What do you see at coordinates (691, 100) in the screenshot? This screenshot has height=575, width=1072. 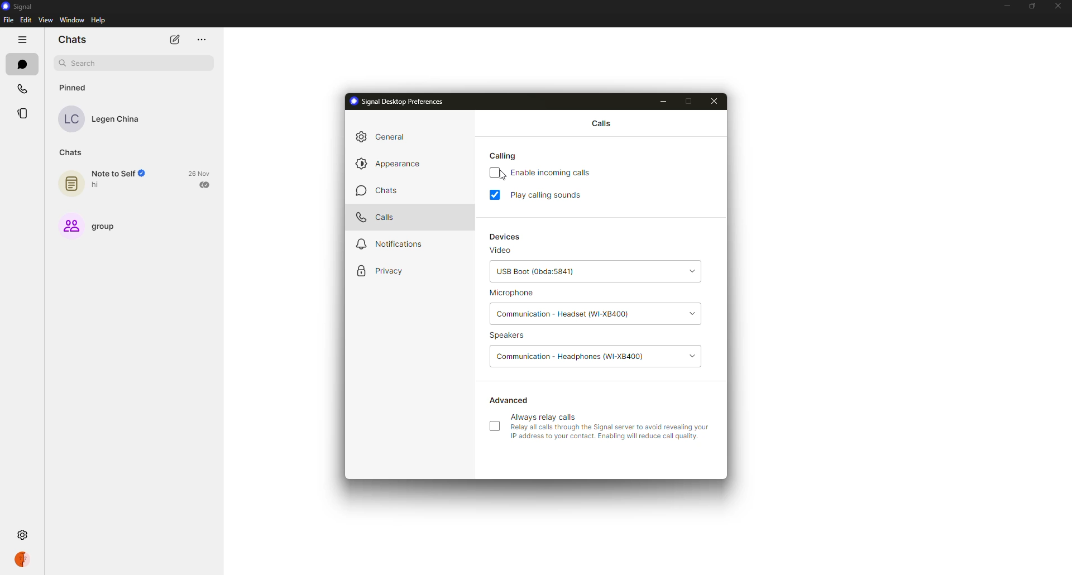 I see `maximize` at bounding box center [691, 100].